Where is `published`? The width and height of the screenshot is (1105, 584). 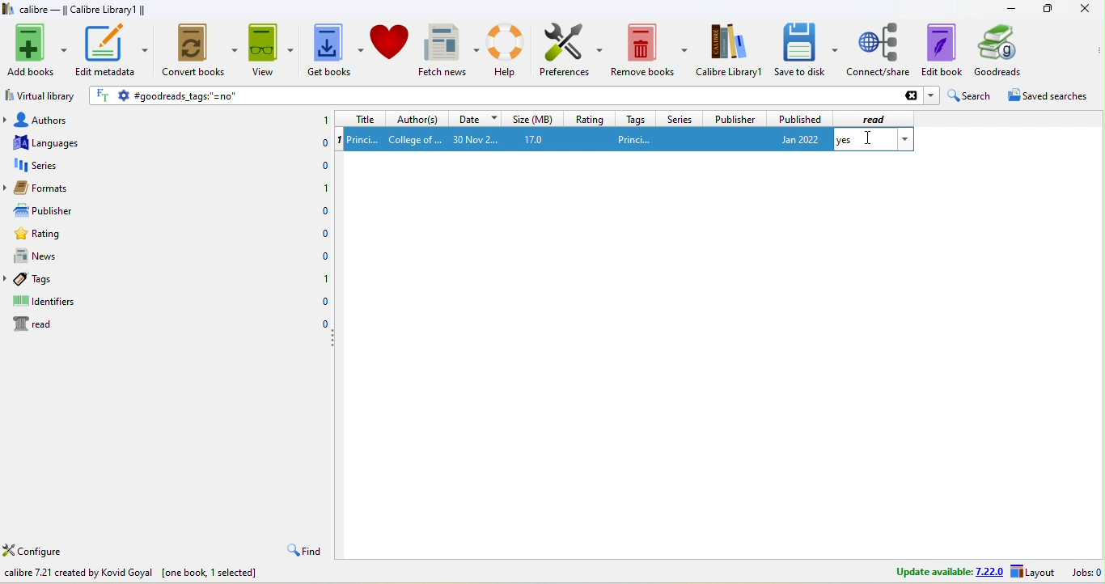
published is located at coordinates (799, 118).